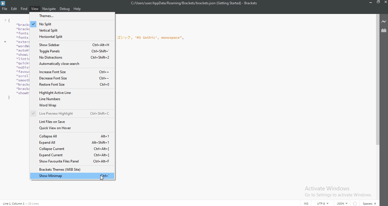 This screenshot has height=206, width=388. I want to click on Close, so click(385, 3).